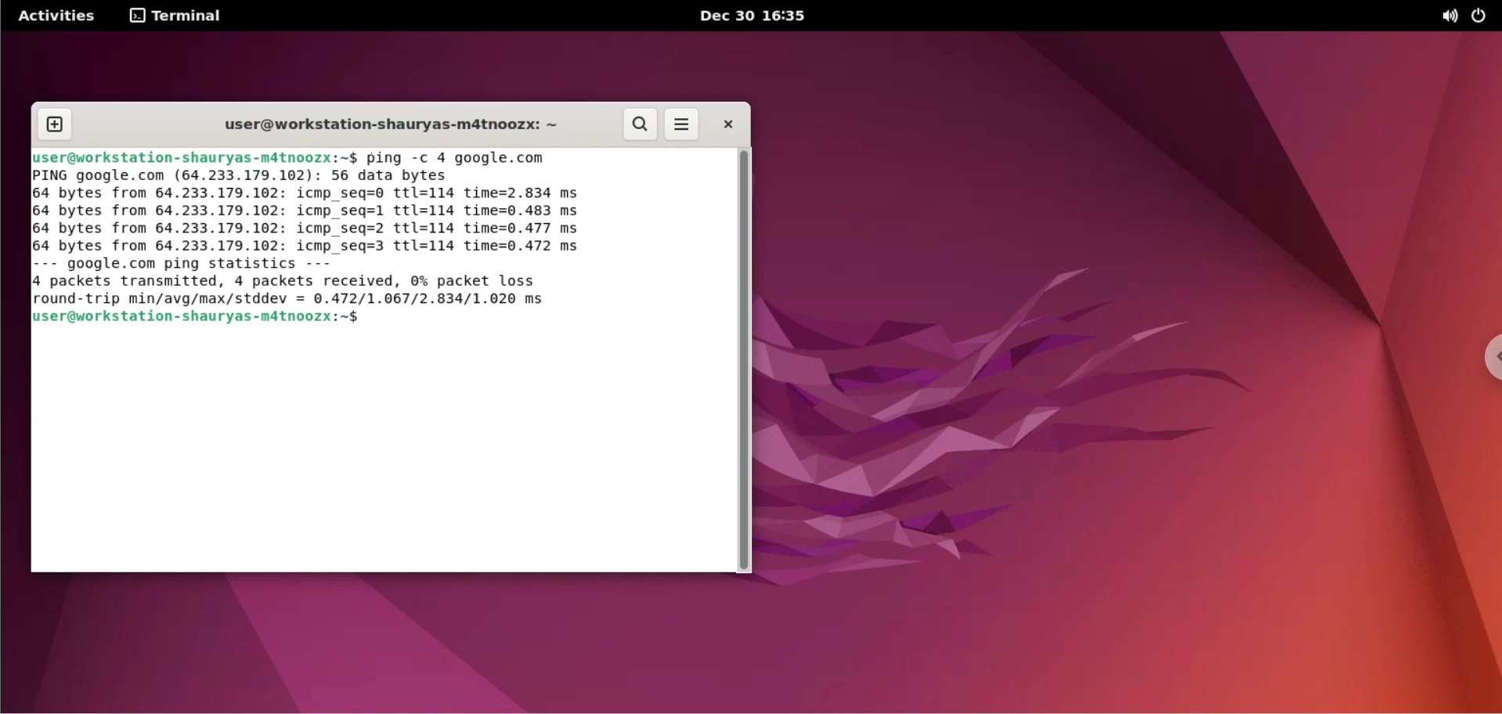  I want to click on close, so click(728, 124).